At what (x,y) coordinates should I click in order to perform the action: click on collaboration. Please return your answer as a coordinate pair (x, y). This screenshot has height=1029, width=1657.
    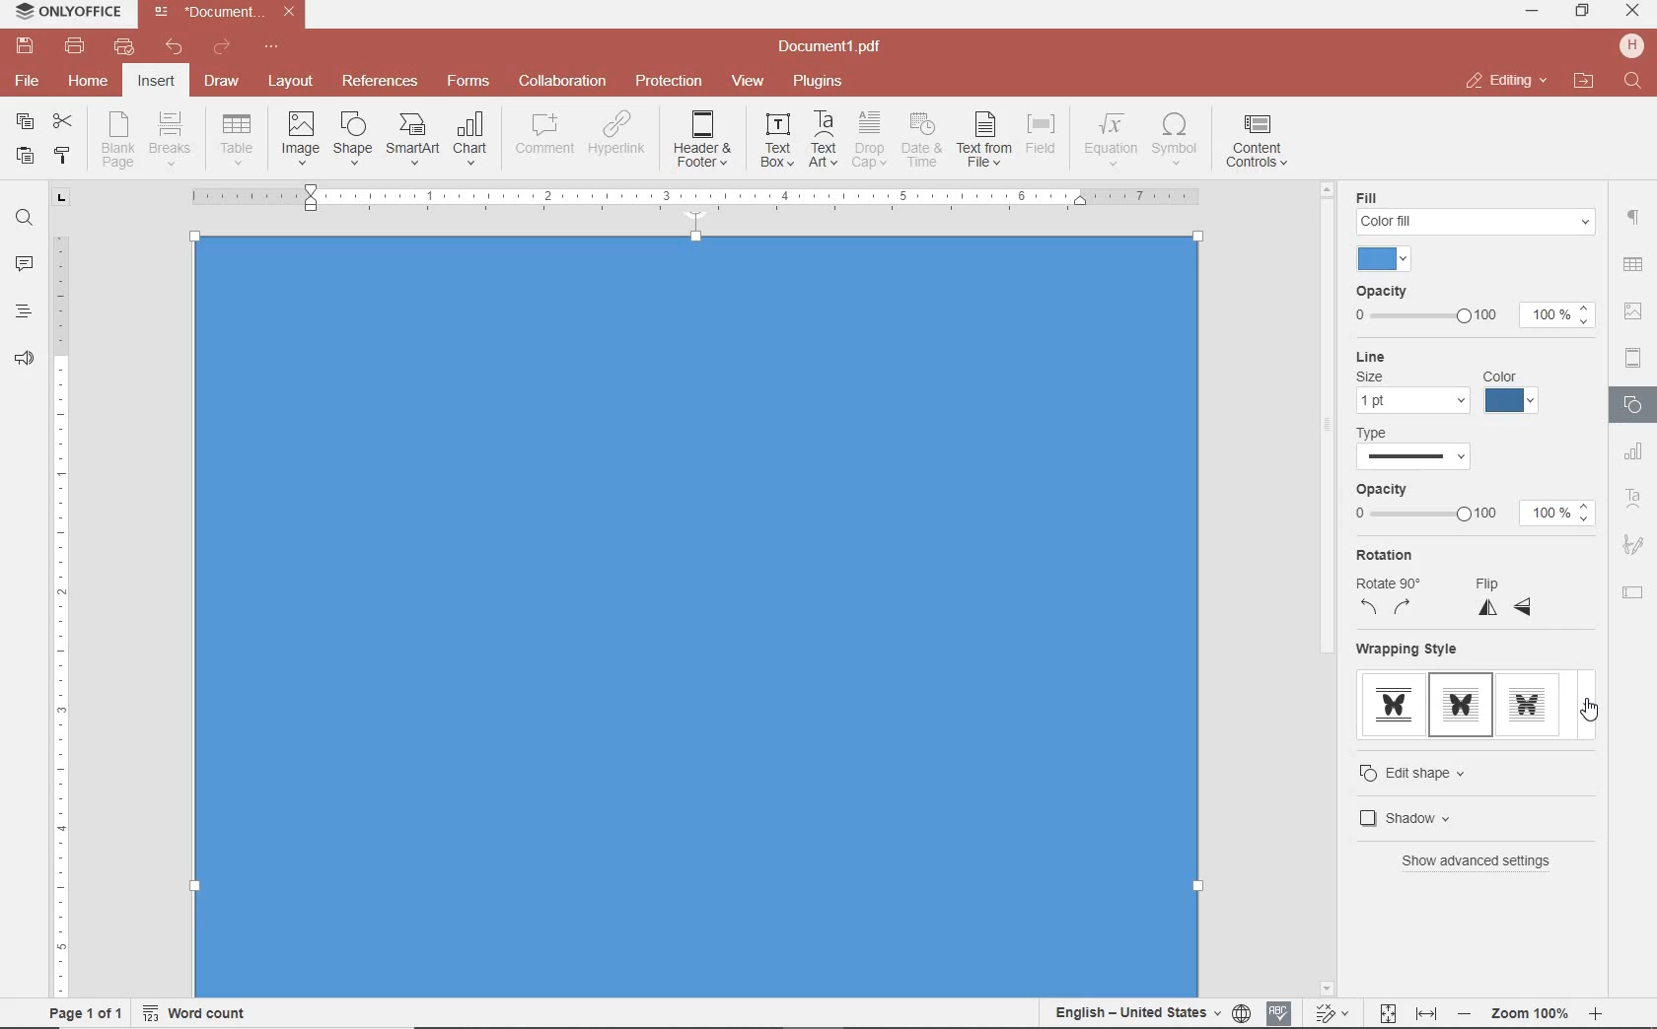
    Looking at the image, I should click on (562, 82).